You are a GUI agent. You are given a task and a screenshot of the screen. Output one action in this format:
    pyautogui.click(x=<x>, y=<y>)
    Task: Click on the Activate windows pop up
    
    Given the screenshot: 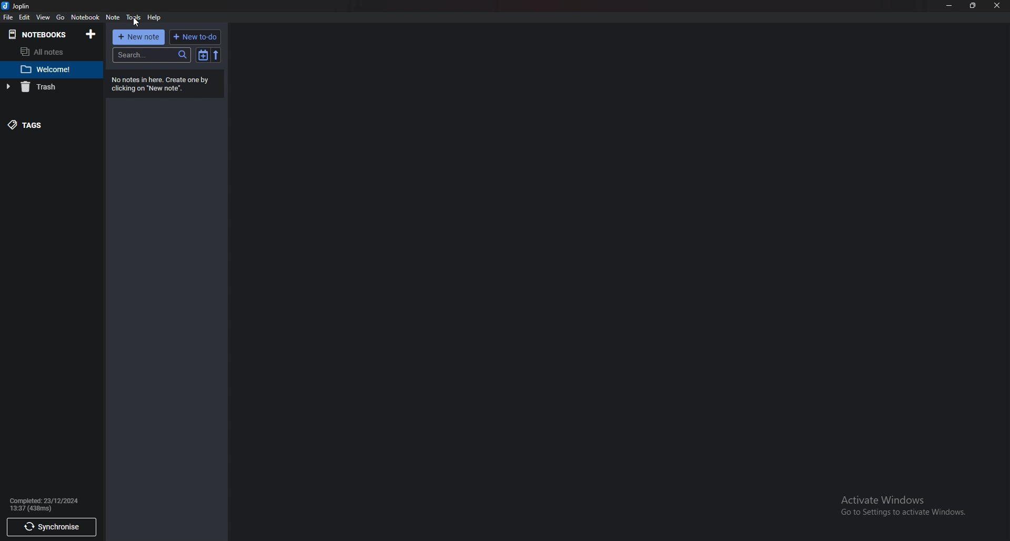 What is the action you would take?
    pyautogui.click(x=907, y=507)
    